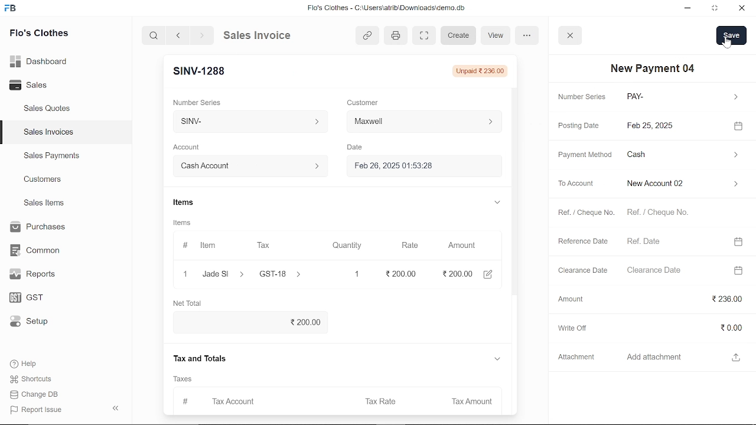 The height and width of the screenshot is (425, 756). What do you see at coordinates (673, 241) in the screenshot?
I see `ref date` at bounding box center [673, 241].